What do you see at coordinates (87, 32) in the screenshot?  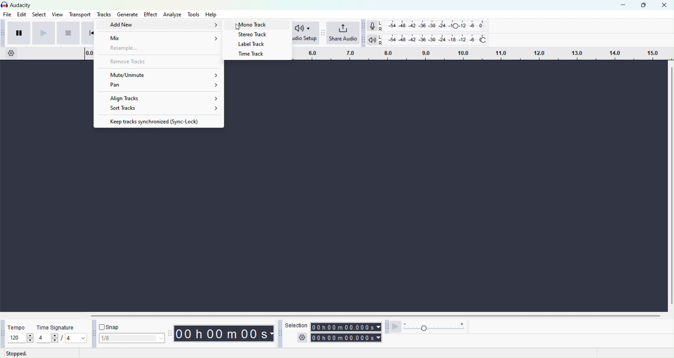 I see `Skip to start` at bounding box center [87, 32].